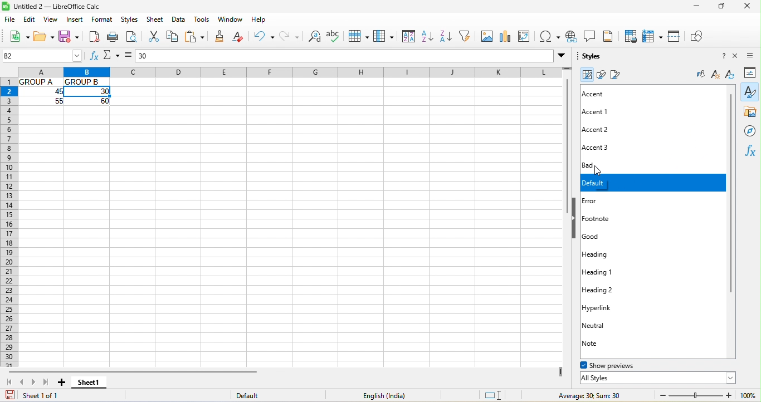 The width and height of the screenshot is (761, 402). What do you see at coordinates (383, 36) in the screenshot?
I see `column` at bounding box center [383, 36].